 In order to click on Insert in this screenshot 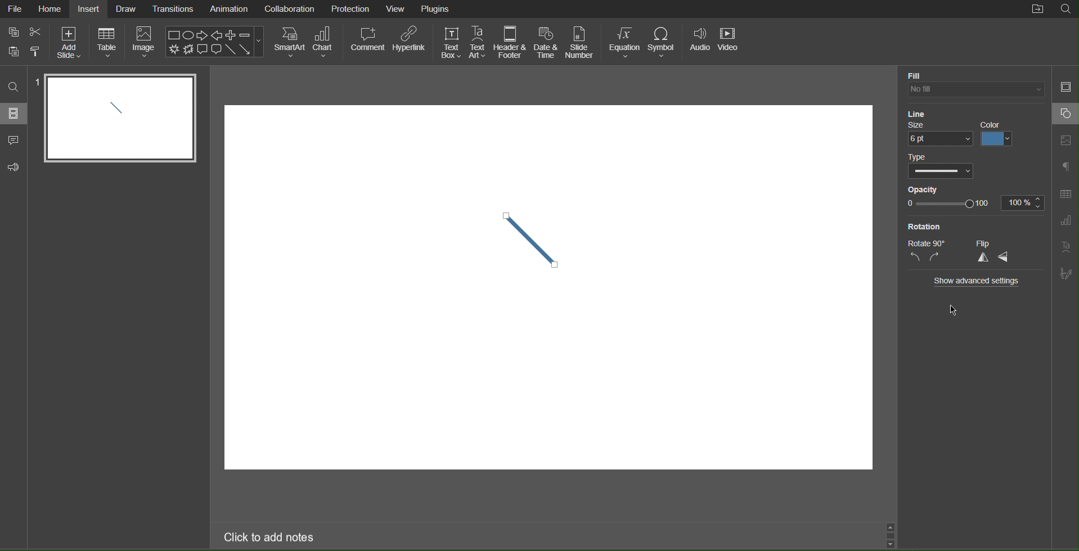, I will do `click(91, 9)`.